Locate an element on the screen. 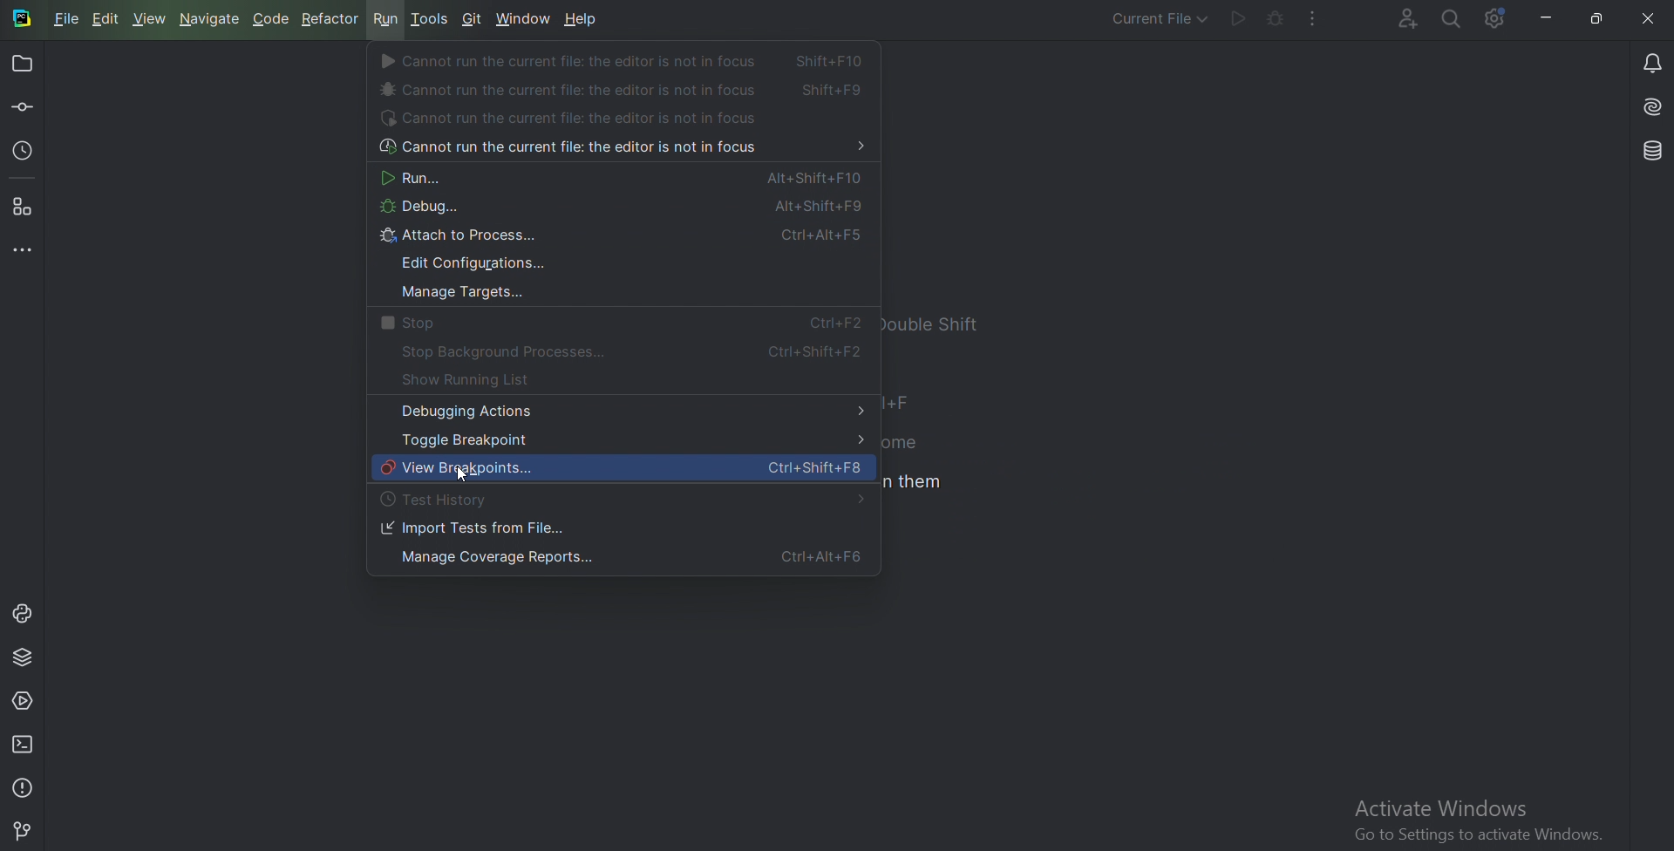  Settings is located at coordinates (1495, 19).